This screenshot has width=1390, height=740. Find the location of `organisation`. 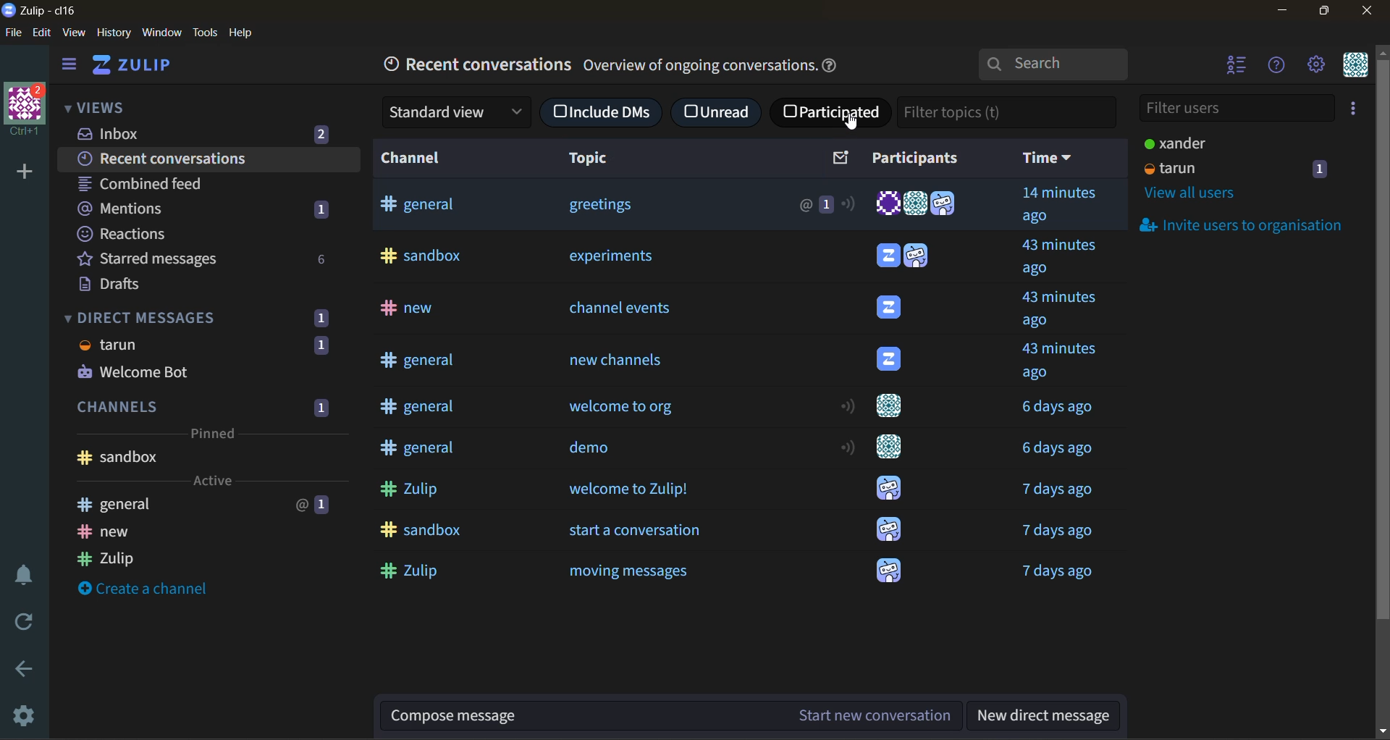

organisation is located at coordinates (28, 110).